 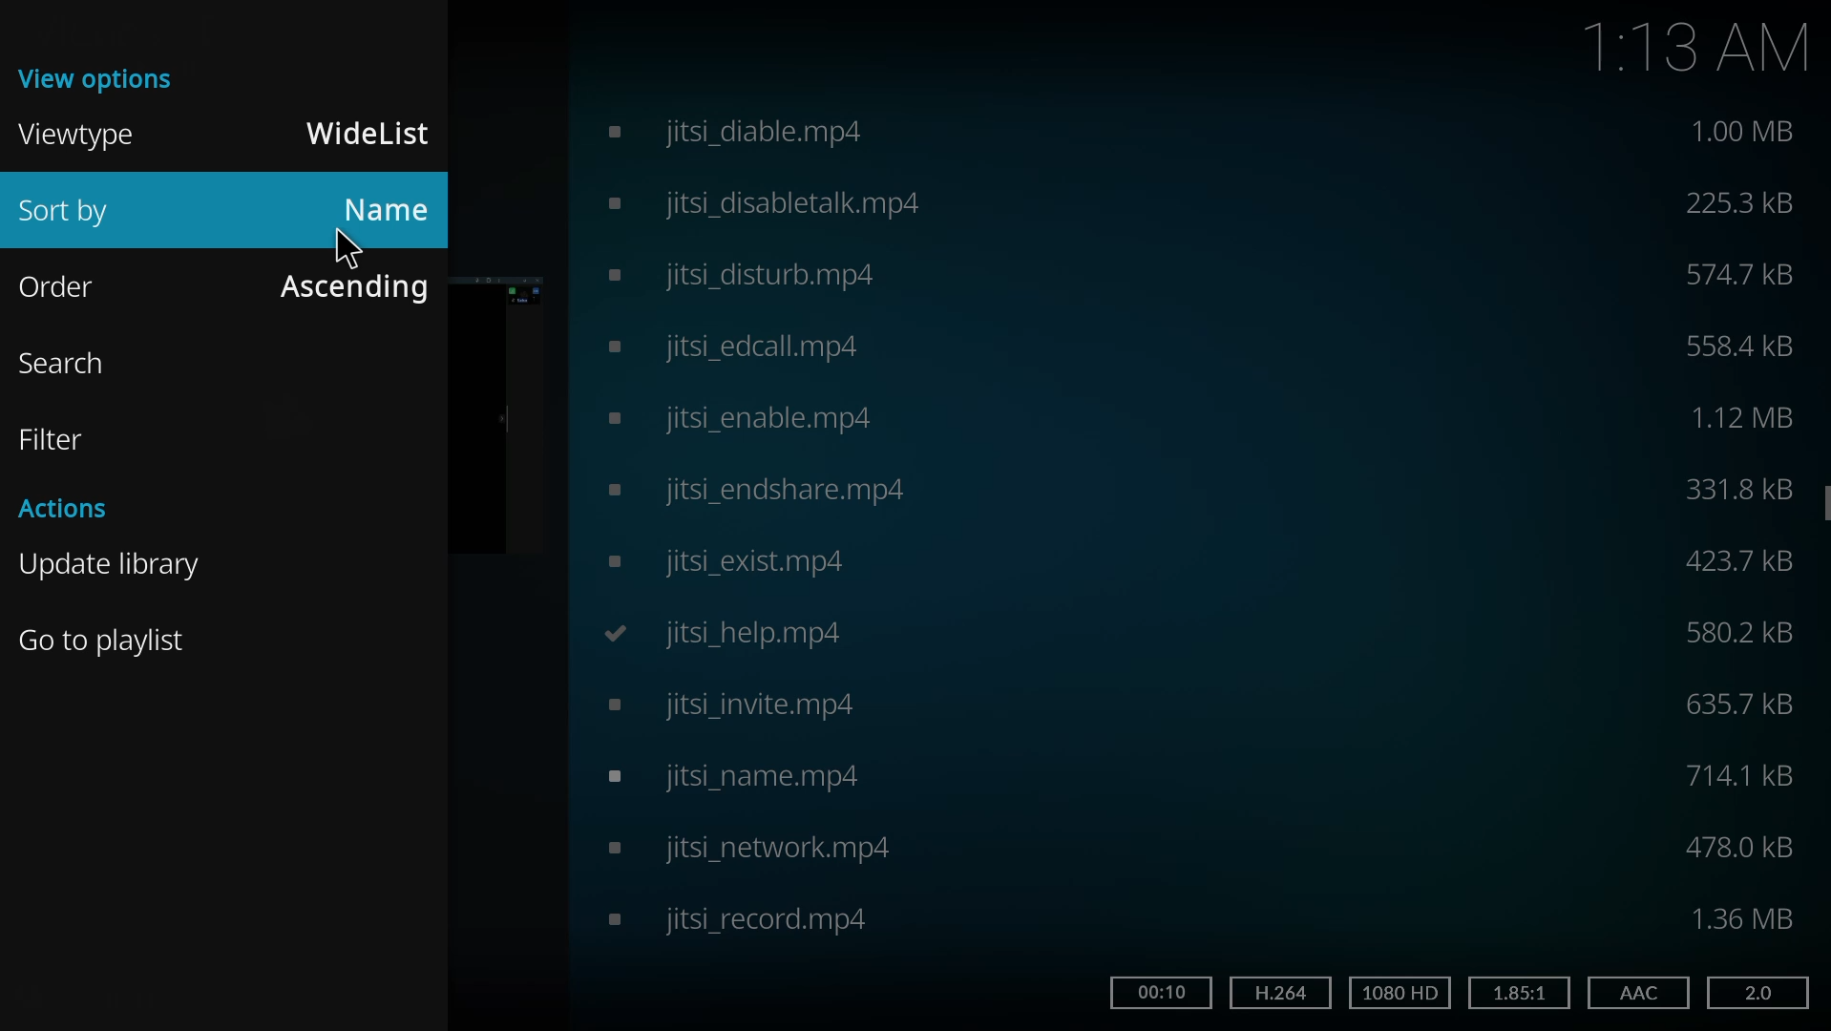 What do you see at coordinates (721, 565) in the screenshot?
I see `video` at bounding box center [721, 565].